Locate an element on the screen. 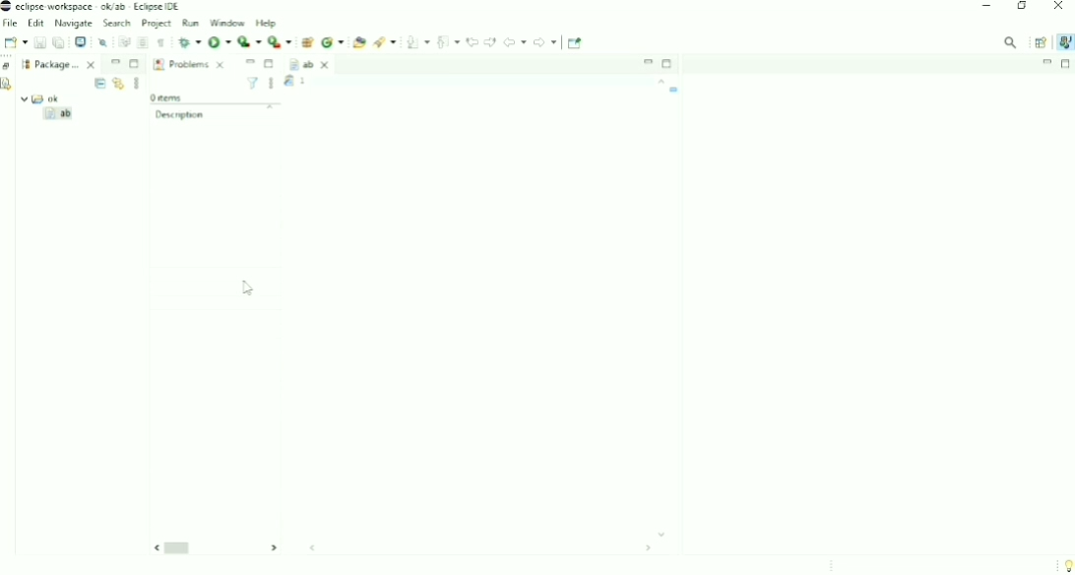  Minimize is located at coordinates (986, 6).